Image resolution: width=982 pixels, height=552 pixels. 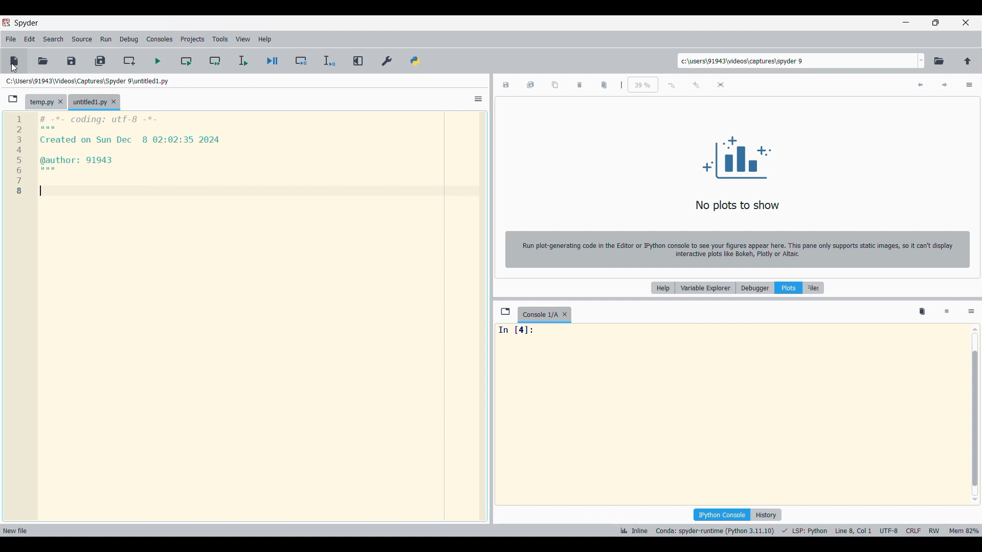 I want to click on rw, so click(x=936, y=530).